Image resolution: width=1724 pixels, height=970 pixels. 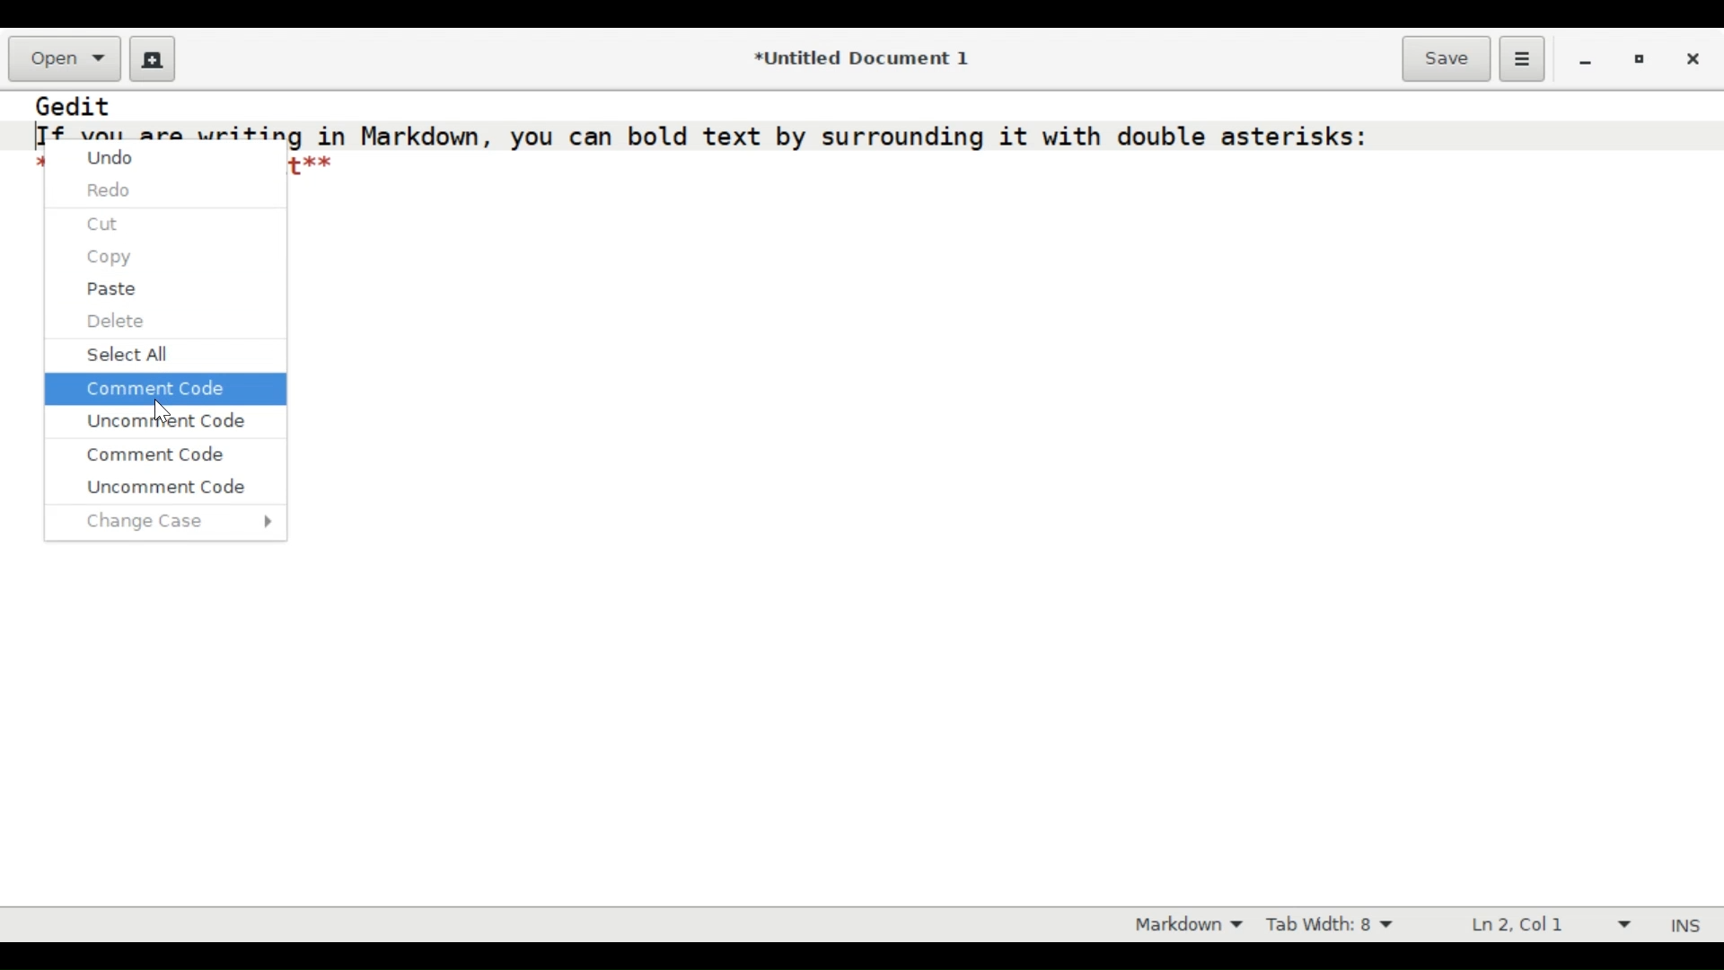 I want to click on Close, so click(x=1694, y=59).